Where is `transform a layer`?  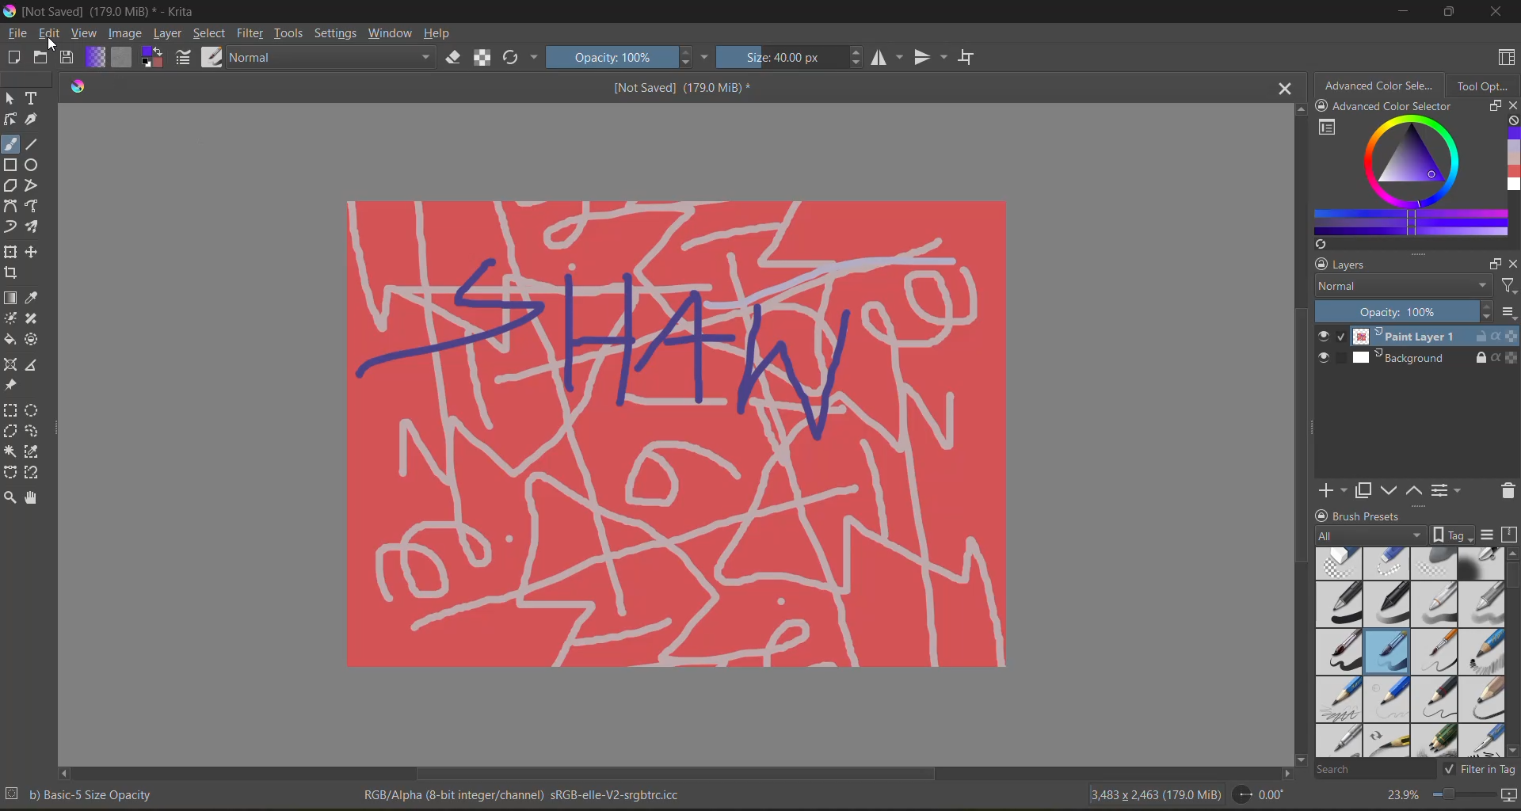 transform a layer is located at coordinates (12, 252).